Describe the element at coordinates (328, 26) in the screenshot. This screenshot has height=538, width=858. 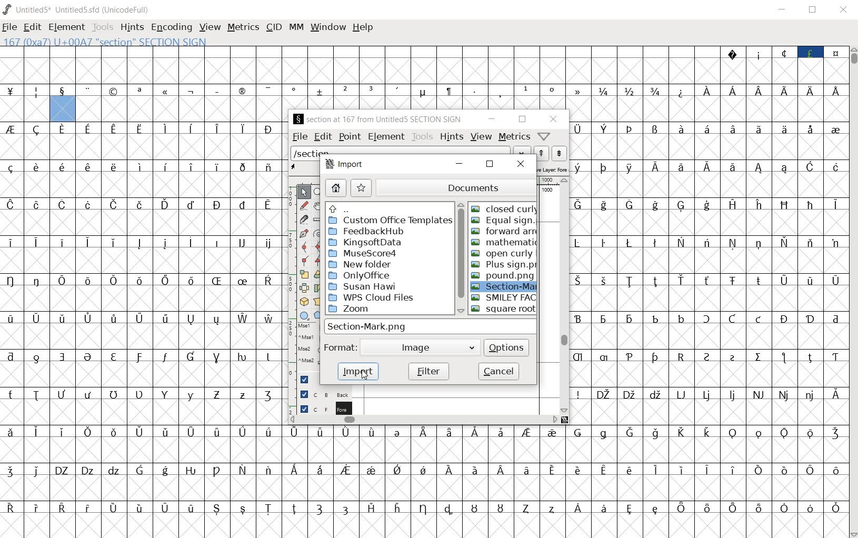
I see `window` at that location.